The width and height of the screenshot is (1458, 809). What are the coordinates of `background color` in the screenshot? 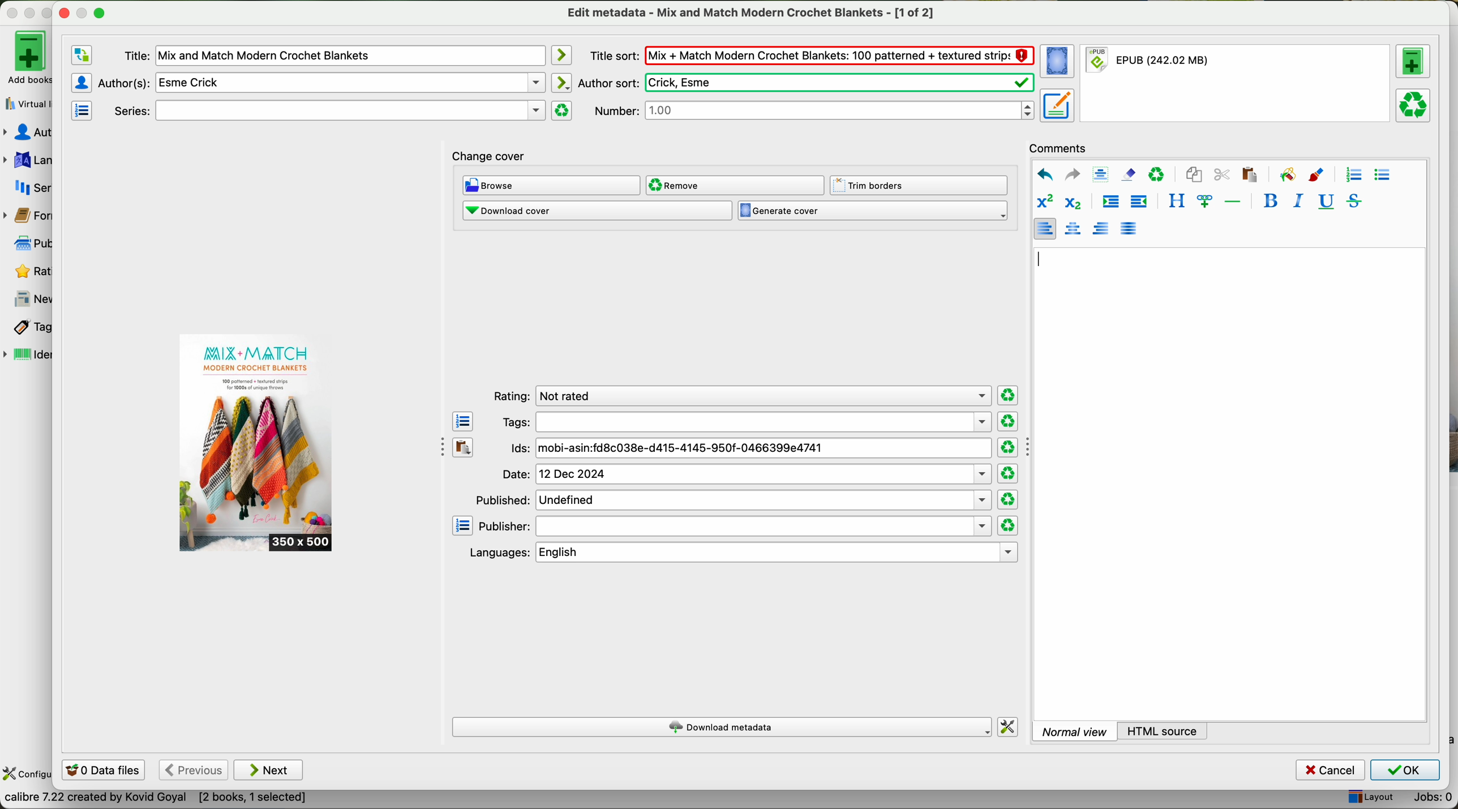 It's located at (1287, 174).